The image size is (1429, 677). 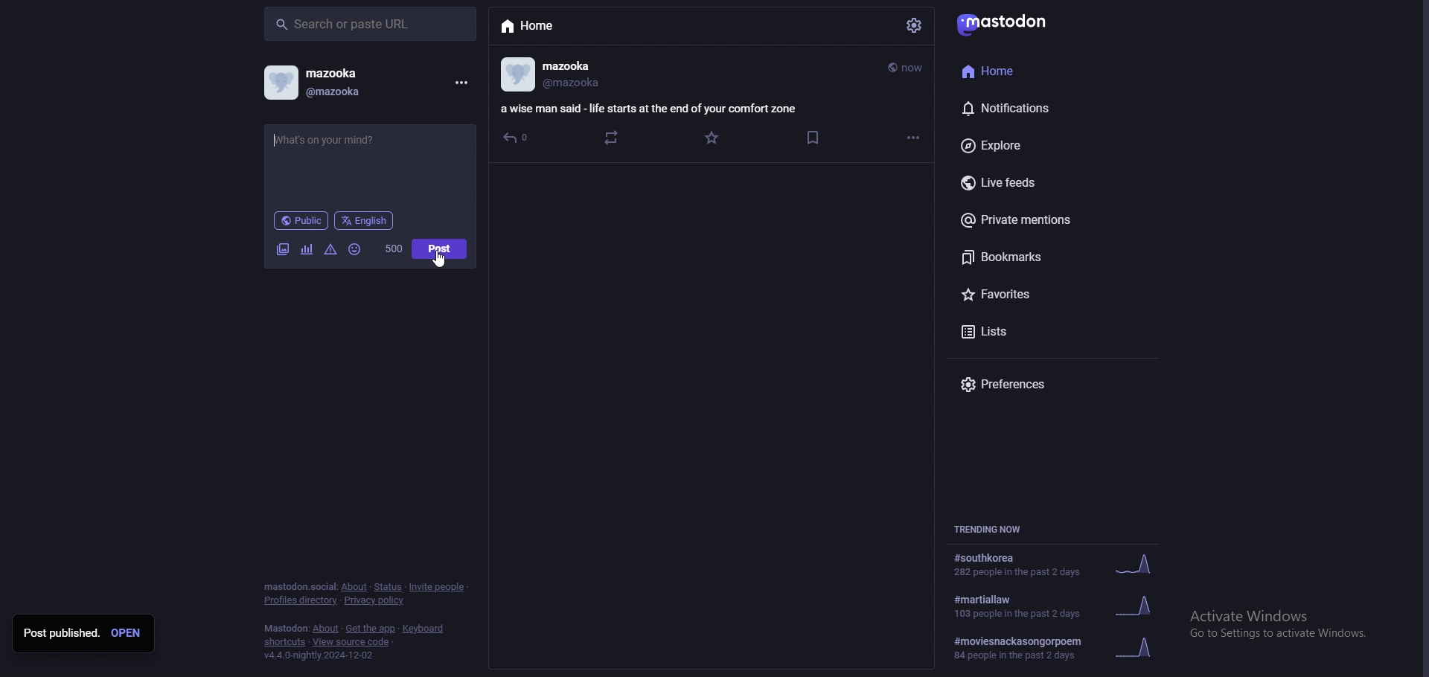 I want to click on invite people, so click(x=438, y=587).